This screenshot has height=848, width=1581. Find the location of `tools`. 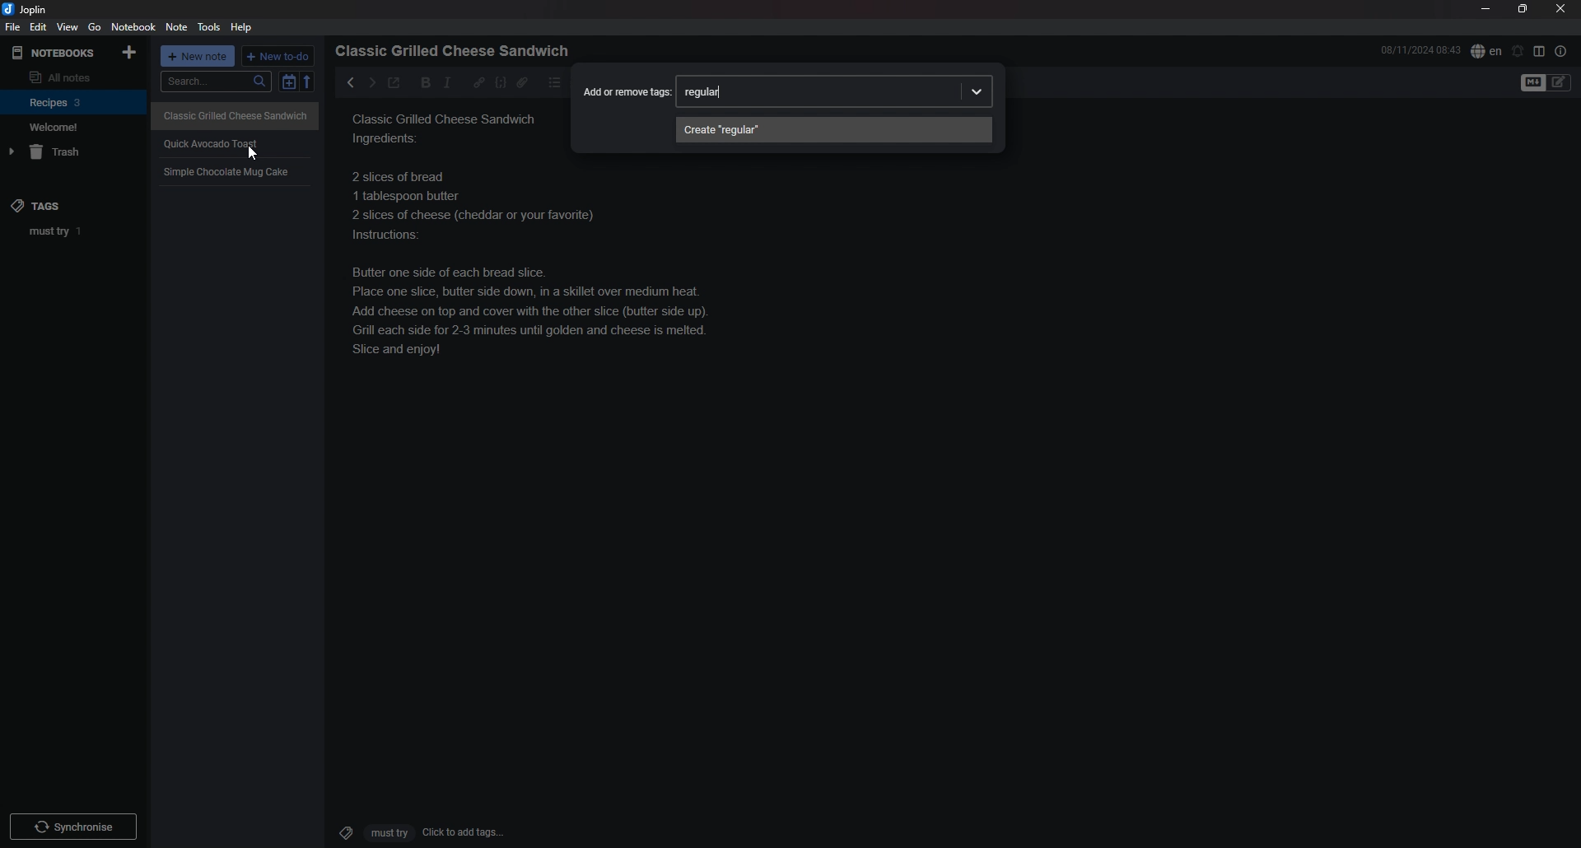

tools is located at coordinates (211, 27).